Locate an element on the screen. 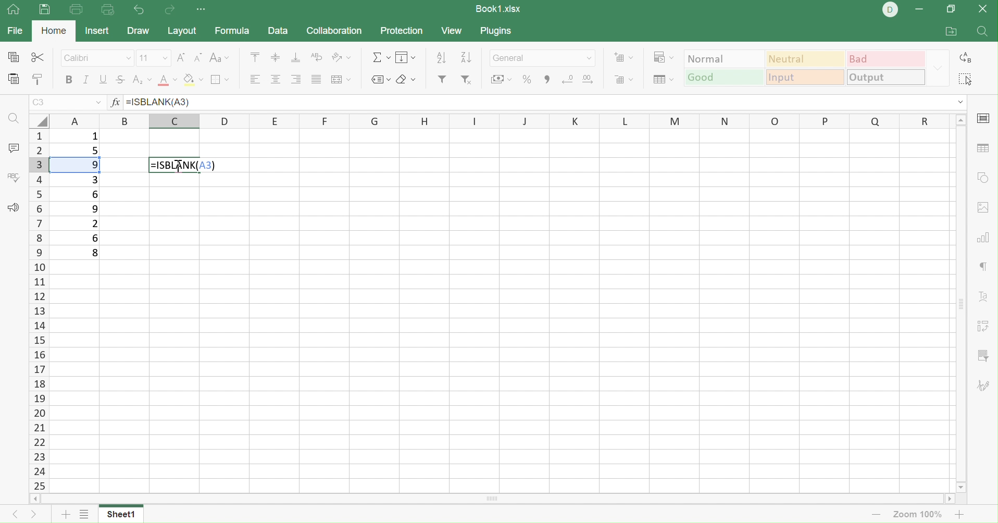  Zoom 100% is located at coordinates (920, 514).